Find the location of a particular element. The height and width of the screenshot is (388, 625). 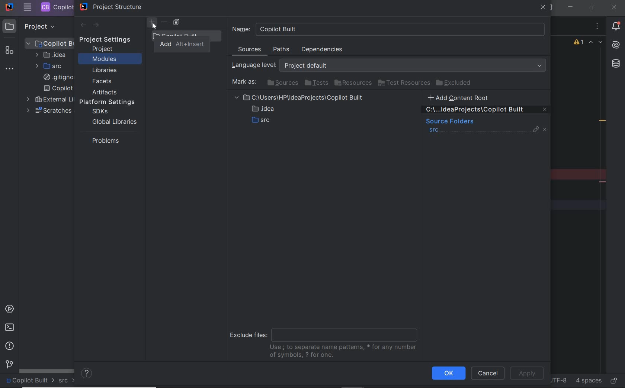

excluded is located at coordinates (455, 83).